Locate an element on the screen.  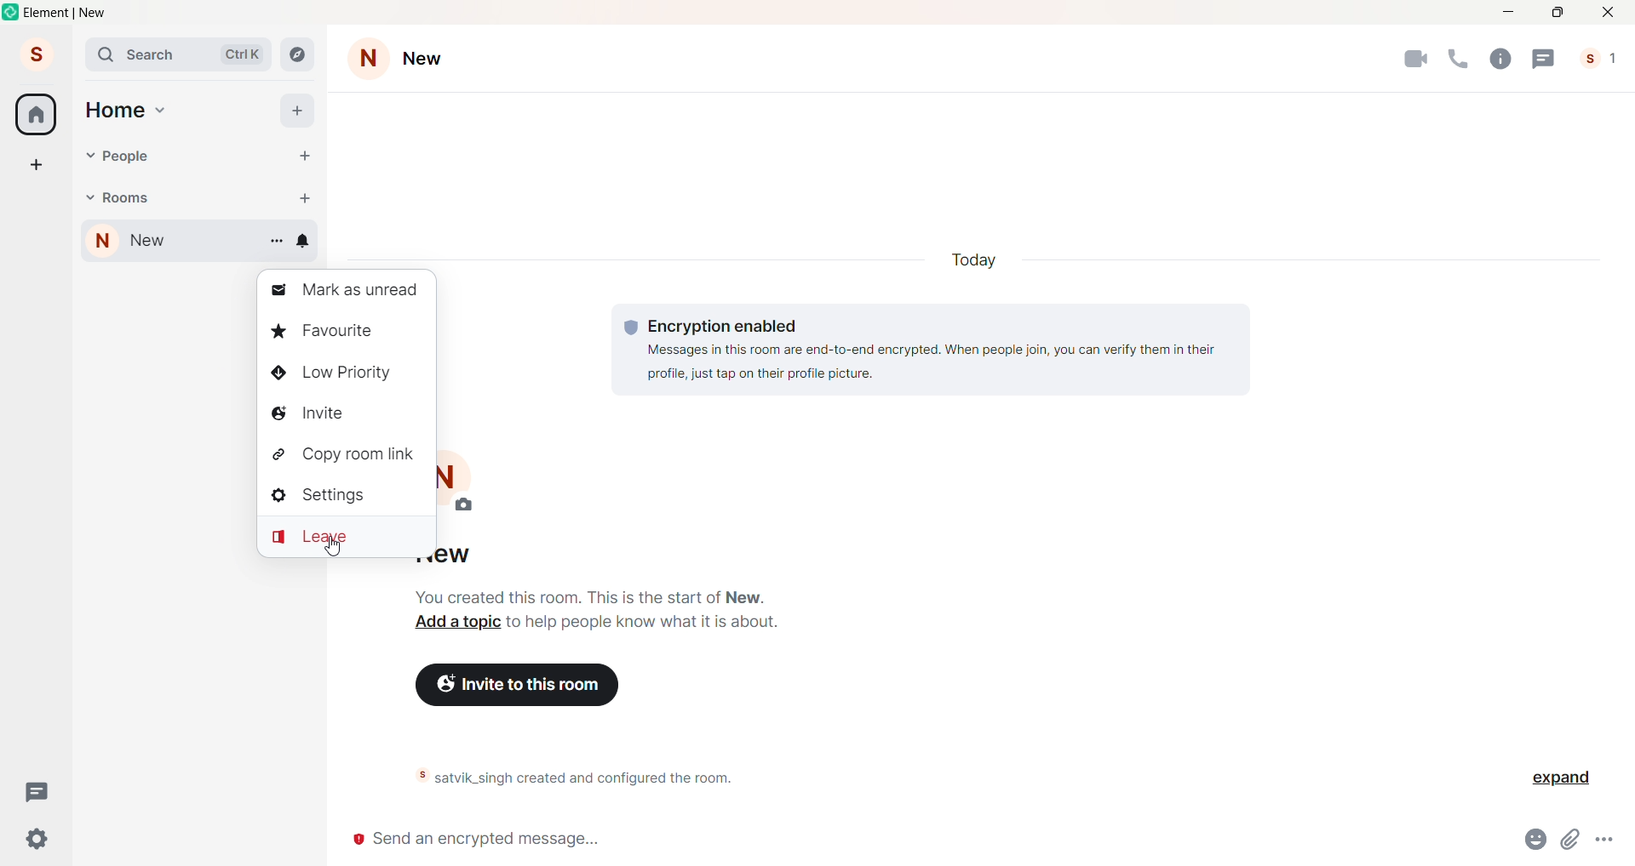
Start Chat is located at coordinates (307, 157).